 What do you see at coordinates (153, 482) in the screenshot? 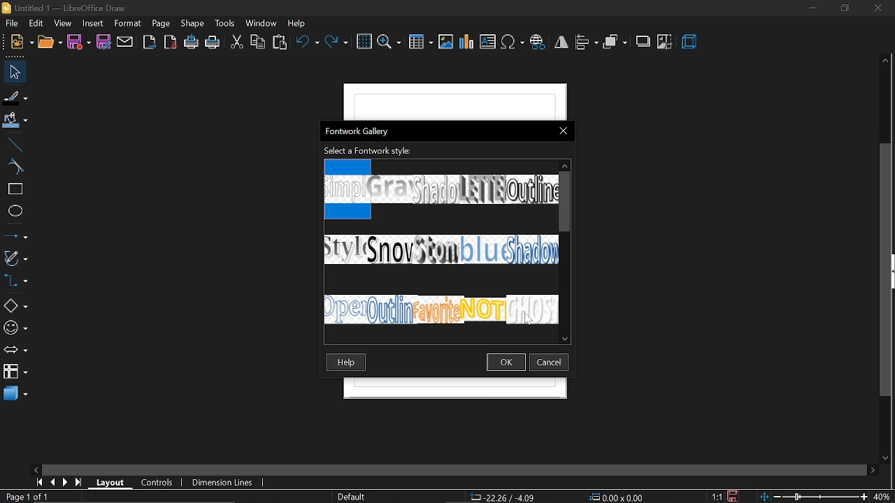
I see `controls` at bounding box center [153, 482].